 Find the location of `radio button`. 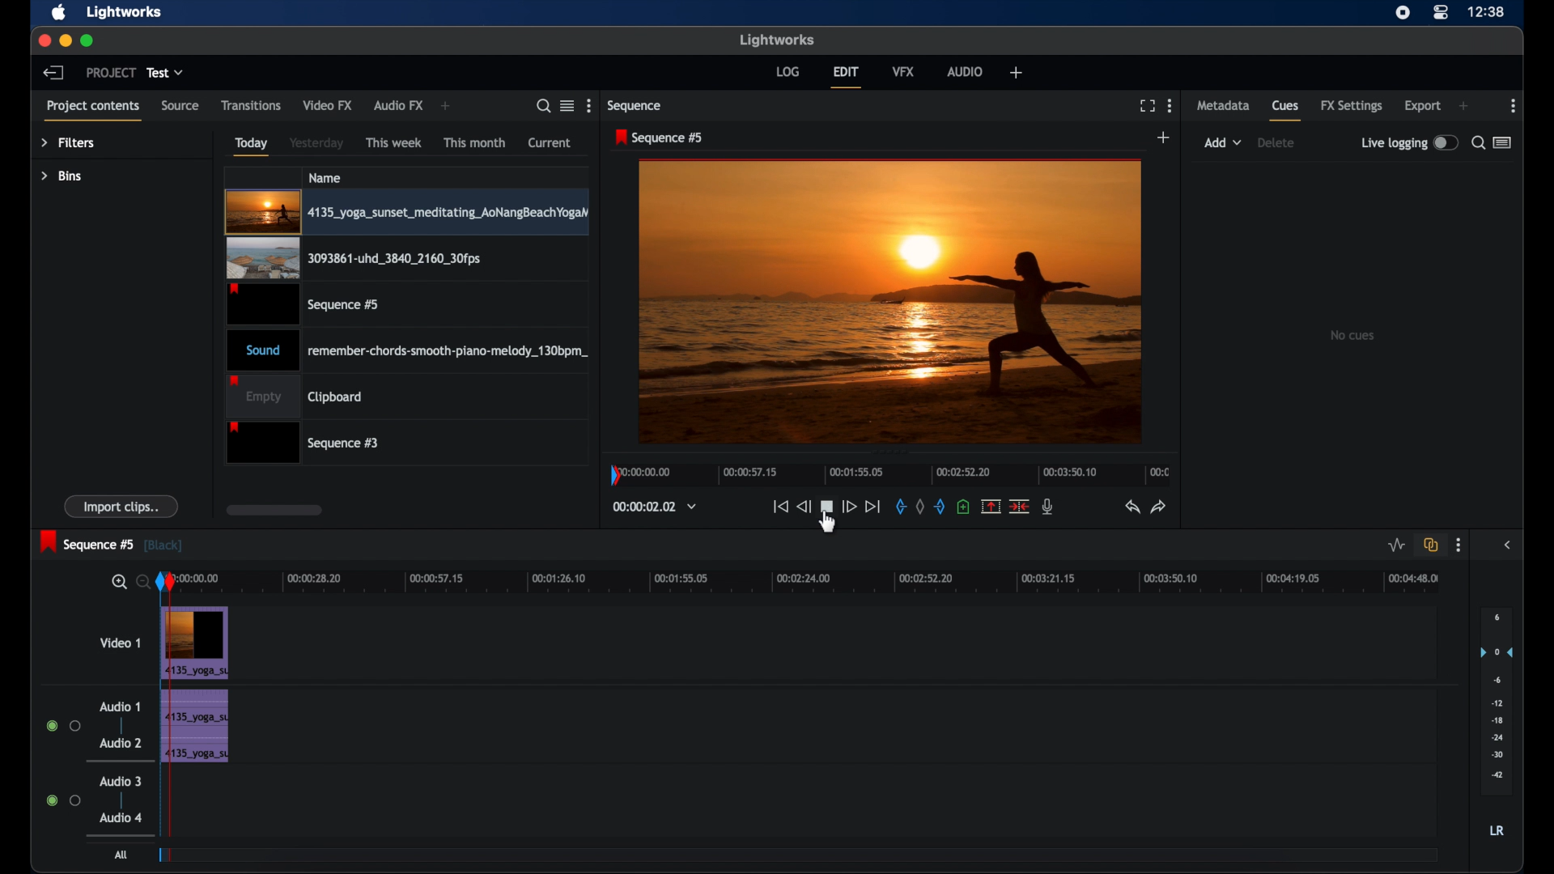

radio button is located at coordinates (63, 800).